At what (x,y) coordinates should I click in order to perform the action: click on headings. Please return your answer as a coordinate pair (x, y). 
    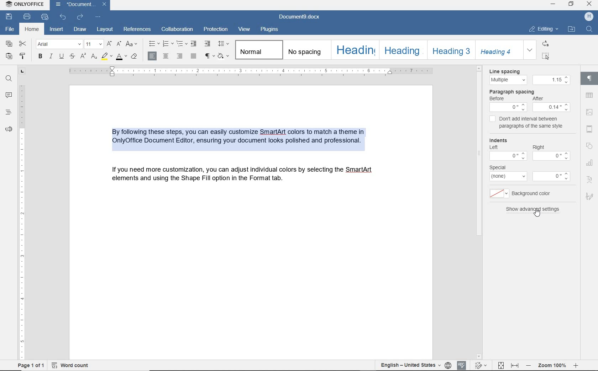
    Looking at the image, I should click on (9, 113).